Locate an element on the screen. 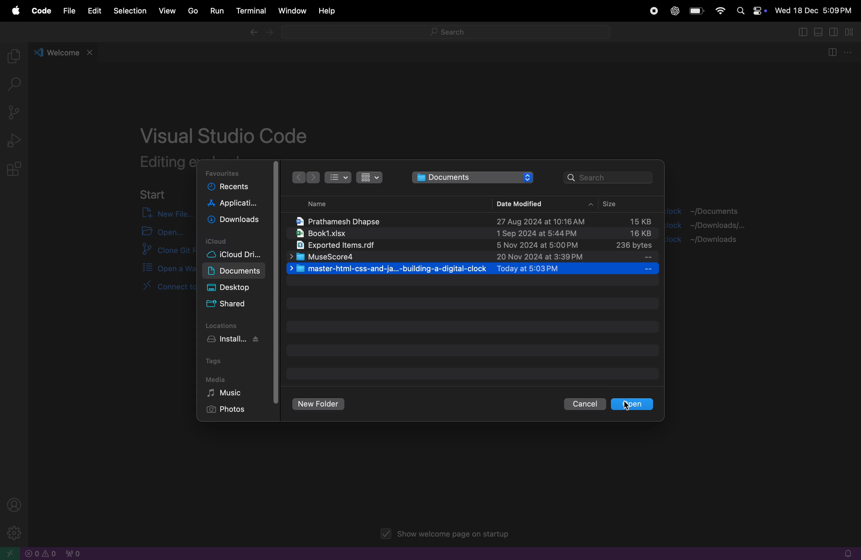 The width and height of the screenshot is (861, 560). media is located at coordinates (216, 379).